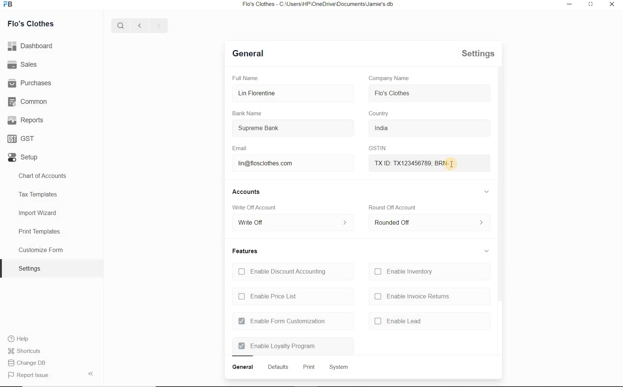  Describe the element at coordinates (10, 6) in the screenshot. I see `icon` at that location.